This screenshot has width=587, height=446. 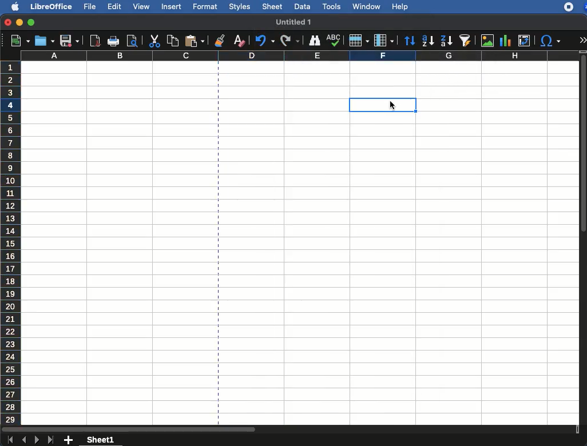 I want to click on libreoffice, so click(x=50, y=6).